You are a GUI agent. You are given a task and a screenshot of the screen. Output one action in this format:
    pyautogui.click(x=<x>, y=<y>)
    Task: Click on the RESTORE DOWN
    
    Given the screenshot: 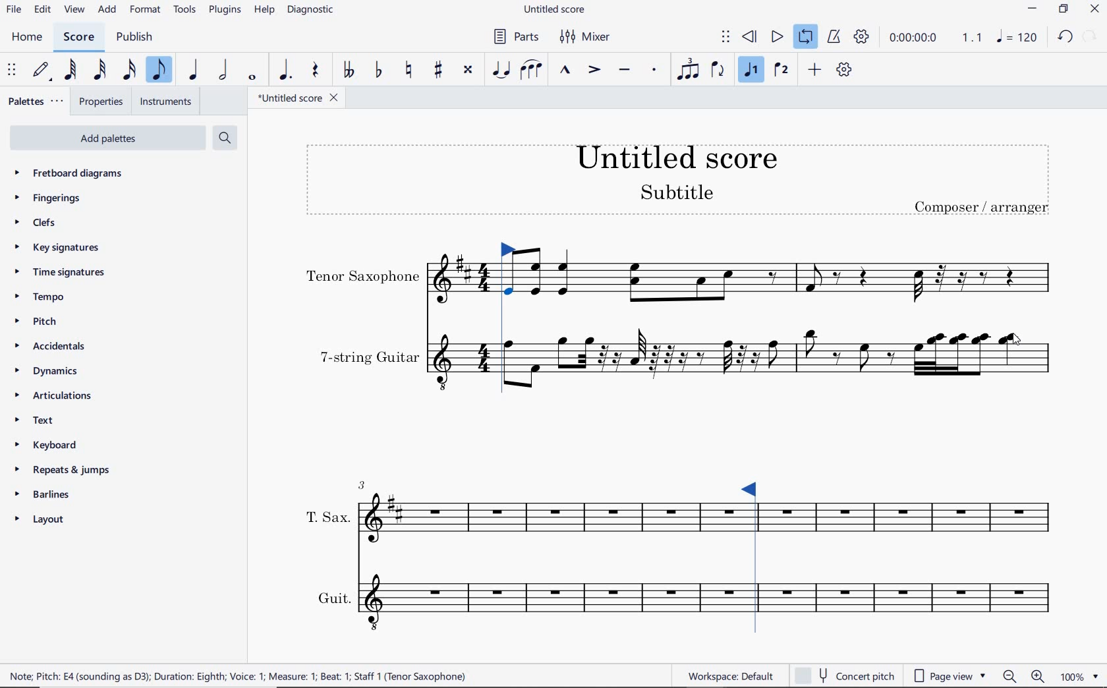 What is the action you would take?
    pyautogui.click(x=1065, y=10)
    